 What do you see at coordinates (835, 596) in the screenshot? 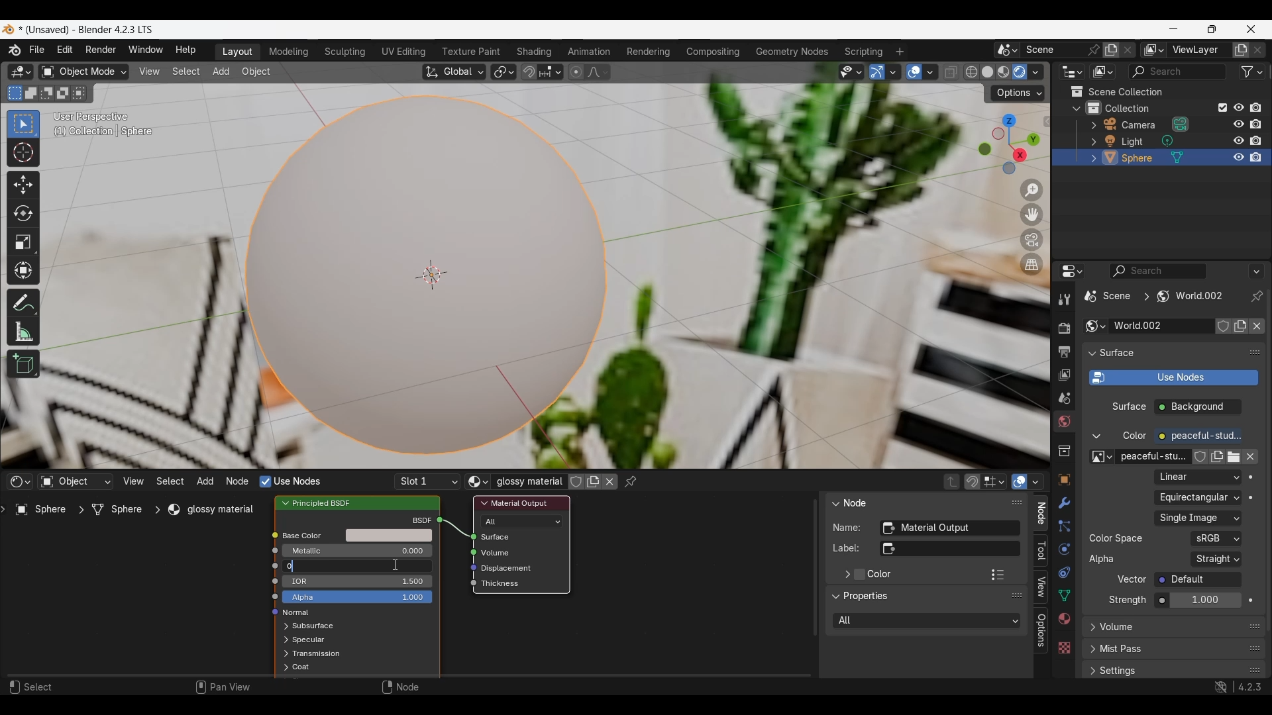
I see `Collapse` at bounding box center [835, 596].